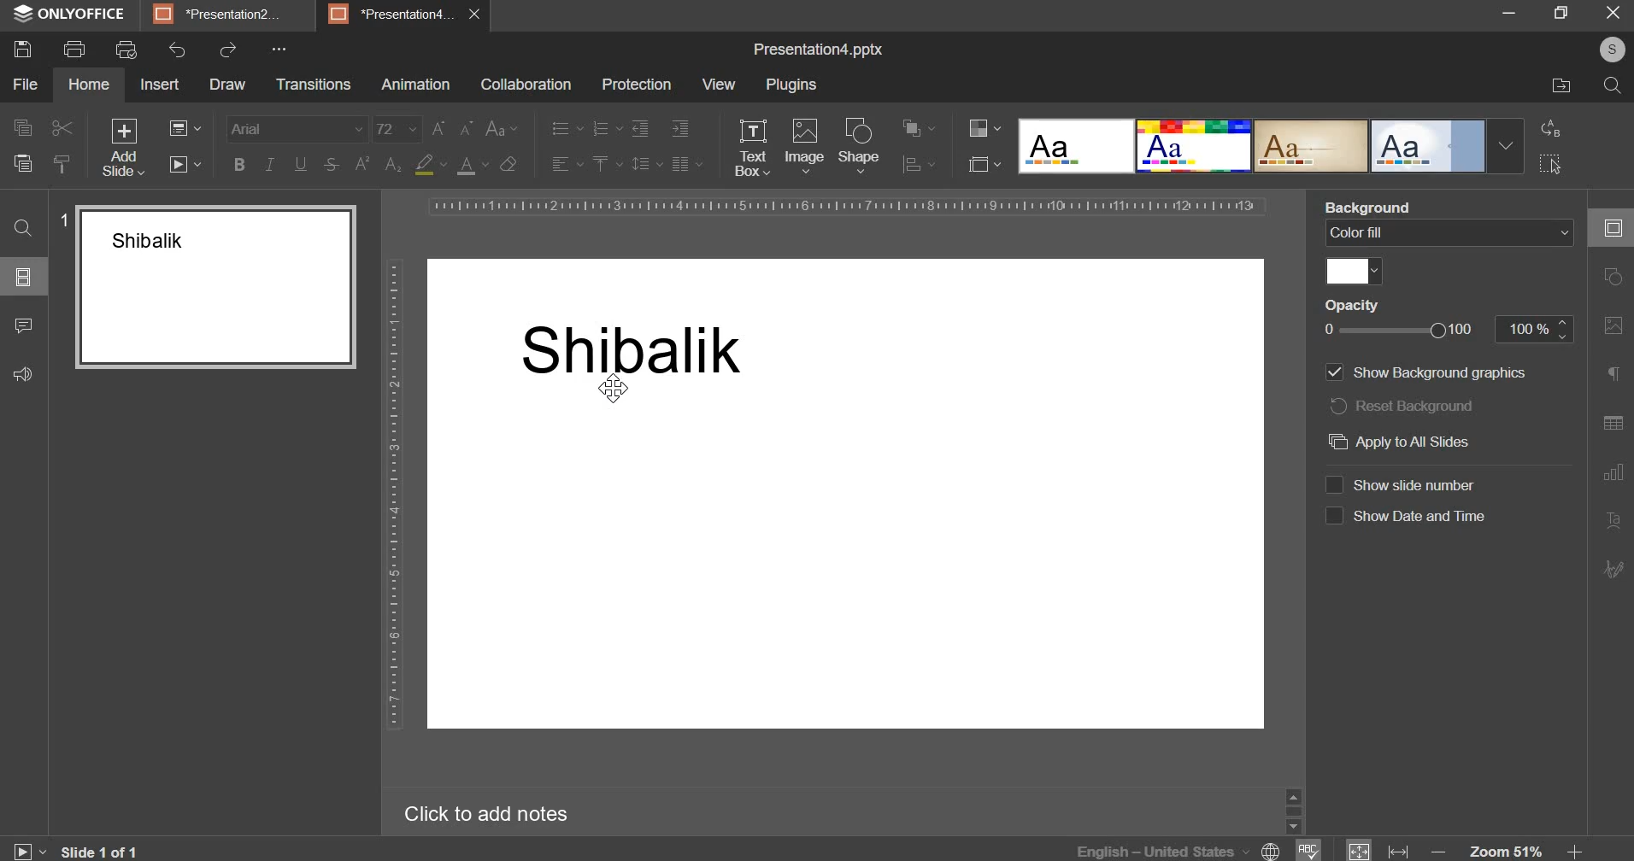  Describe the element at coordinates (394, 495) in the screenshot. I see `vertical scale` at that location.